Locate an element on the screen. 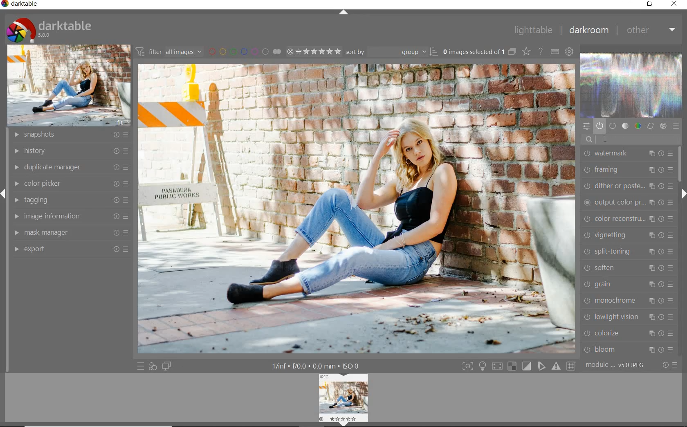  Image preview is located at coordinates (342, 400).